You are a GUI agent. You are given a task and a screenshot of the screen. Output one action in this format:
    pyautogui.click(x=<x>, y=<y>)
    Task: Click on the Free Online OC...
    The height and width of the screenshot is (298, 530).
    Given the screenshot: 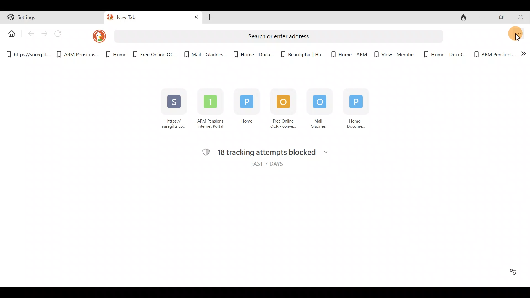 What is the action you would take?
    pyautogui.click(x=155, y=52)
    